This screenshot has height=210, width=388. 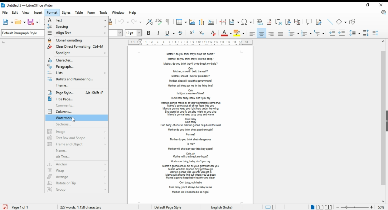 What do you see at coordinates (73, 120) in the screenshot?
I see `cursor` at bounding box center [73, 120].